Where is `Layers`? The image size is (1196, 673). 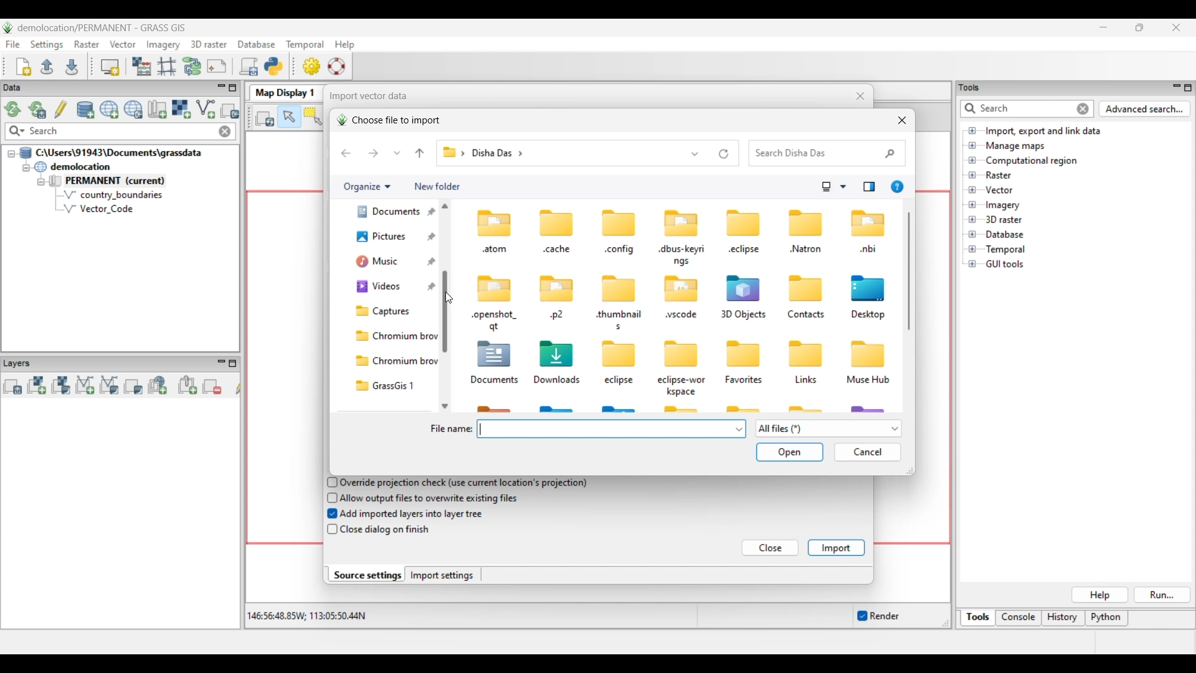 Layers is located at coordinates (20, 363).